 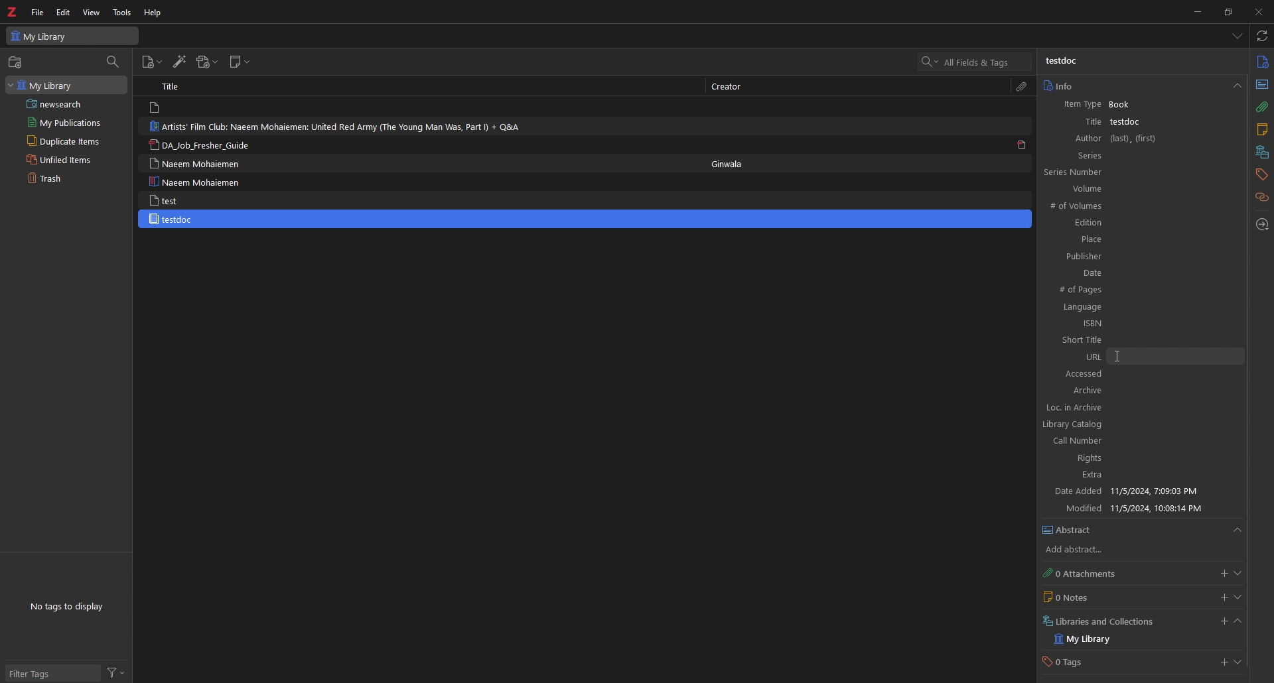 What do you see at coordinates (1261, 35) in the screenshot?
I see `sync with zotero.org` at bounding box center [1261, 35].